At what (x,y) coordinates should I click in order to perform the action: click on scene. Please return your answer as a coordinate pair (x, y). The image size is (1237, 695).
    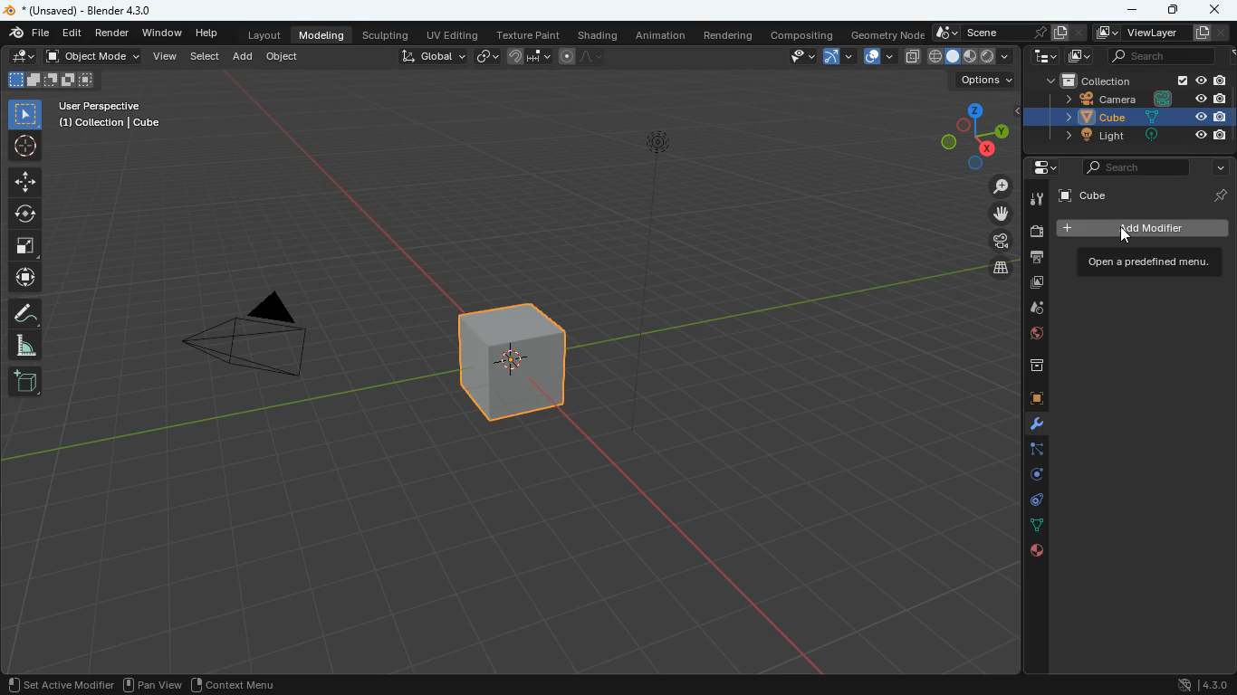
    Looking at the image, I should click on (1008, 33).